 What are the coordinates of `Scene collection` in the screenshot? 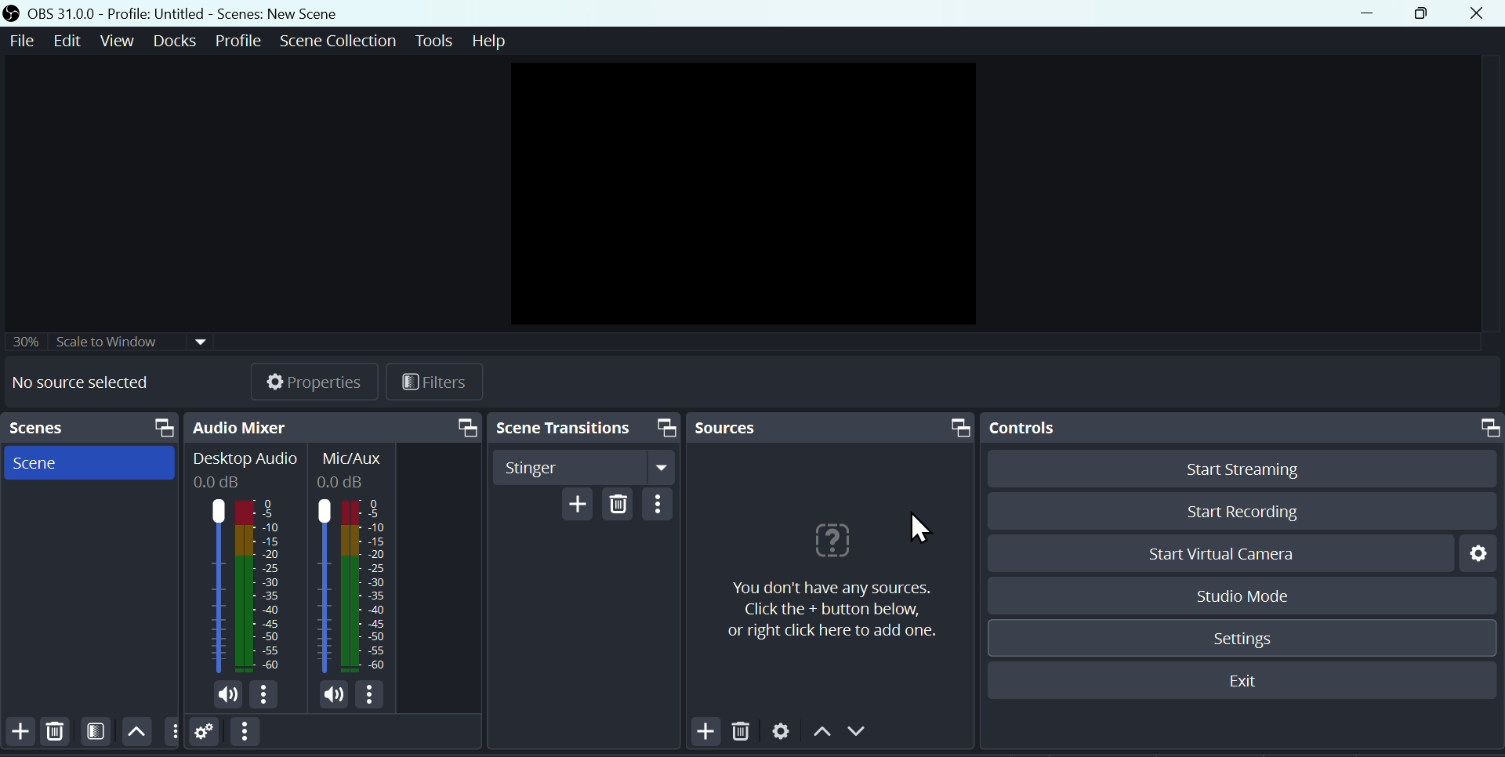 It's located at (339, 44).